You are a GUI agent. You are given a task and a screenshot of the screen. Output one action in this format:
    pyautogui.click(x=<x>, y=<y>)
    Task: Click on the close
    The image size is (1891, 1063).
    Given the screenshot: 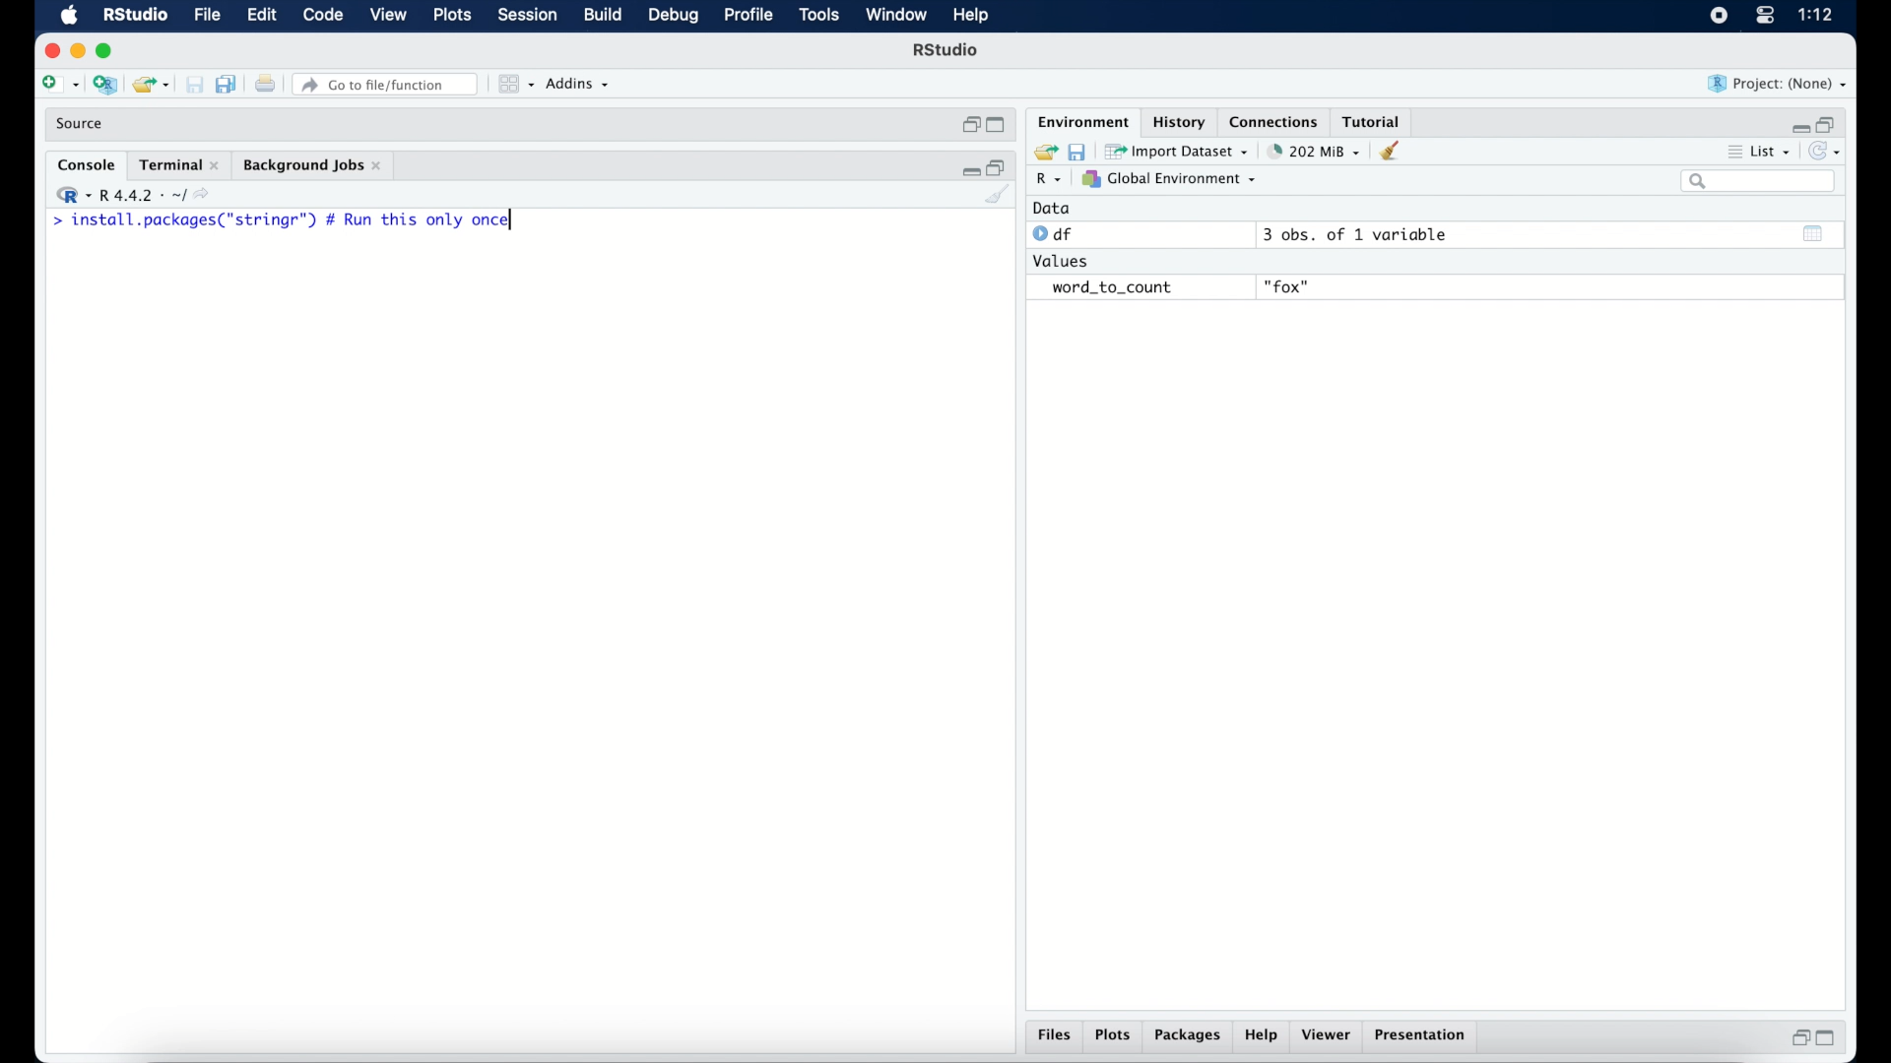 What is the action you would take?
    pyautogui.click(x=49, y=51)
    